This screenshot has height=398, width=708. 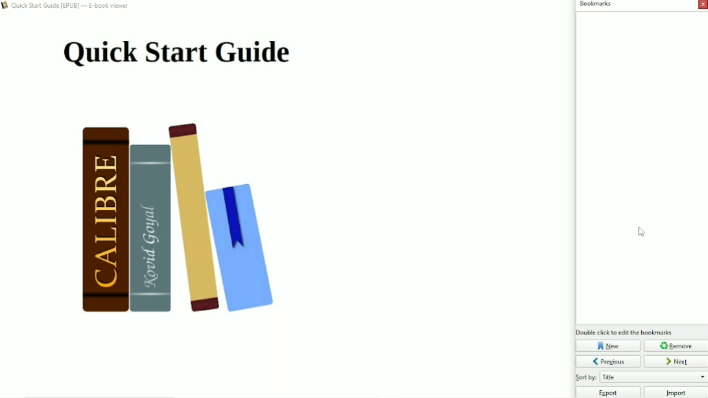 What do you see at coordinates (180, 56) in the screenshot?
I see `Title` at bounding box center [180, 56].